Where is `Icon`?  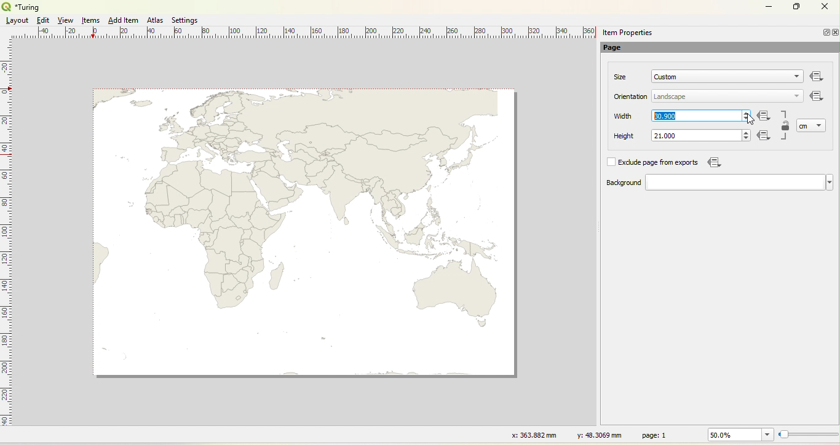 Icon is located at coordinates (766, 136).